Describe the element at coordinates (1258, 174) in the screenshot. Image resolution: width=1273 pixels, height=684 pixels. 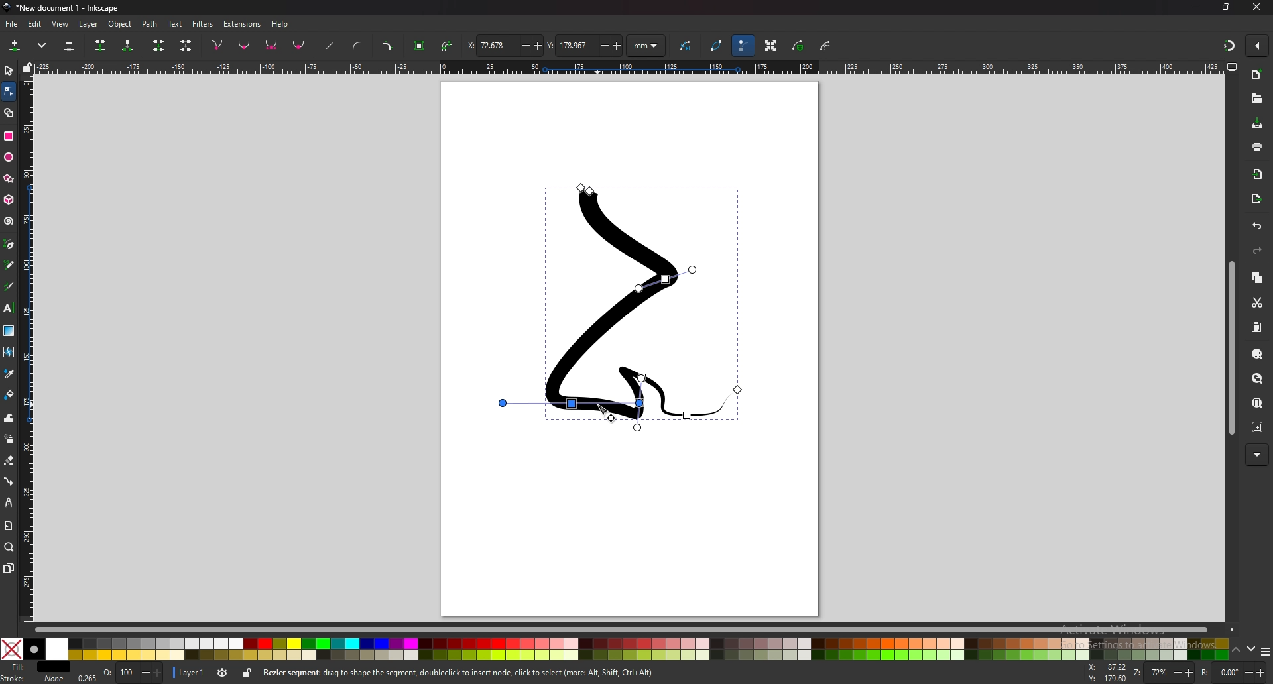
I see `import` at that location.